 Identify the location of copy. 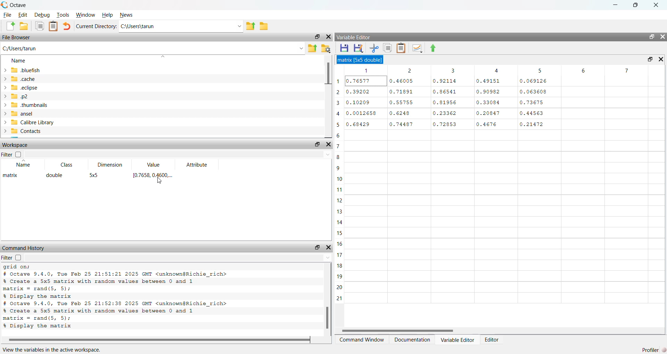
(40, 26).